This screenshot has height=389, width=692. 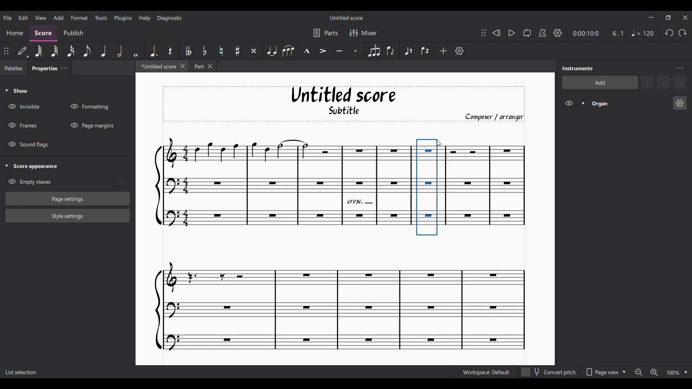 What do you see at coordinates (426, 51) in the screenshot?
I see `Voice 2` at bounding box center [426, 51].